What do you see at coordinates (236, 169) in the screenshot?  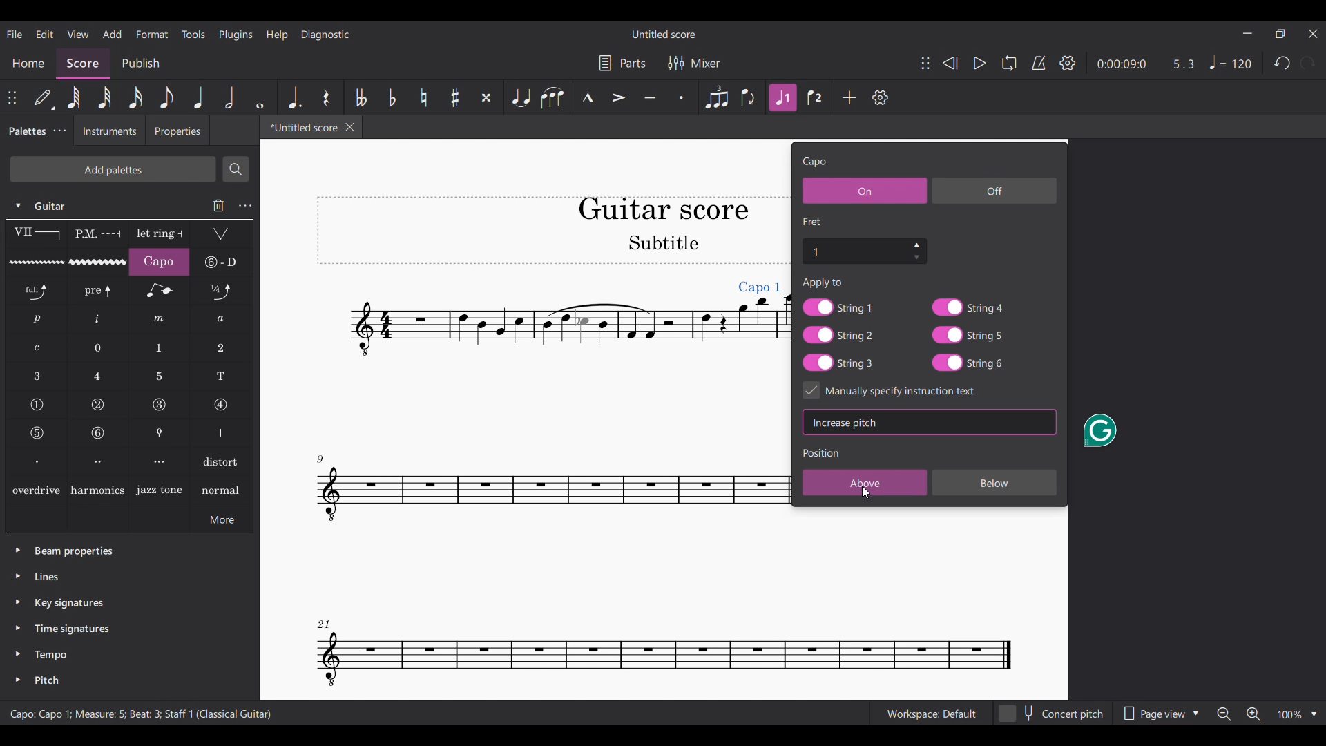 I see `Search` at bounding box center [236, 169].